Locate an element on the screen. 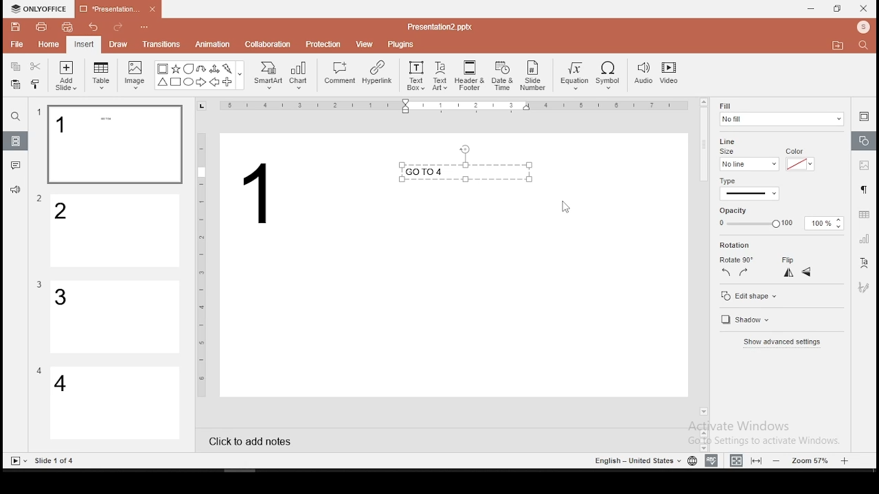 The width and height of the screenshot is (879, 494). show advanced settings is located at coordinates (784, 346).